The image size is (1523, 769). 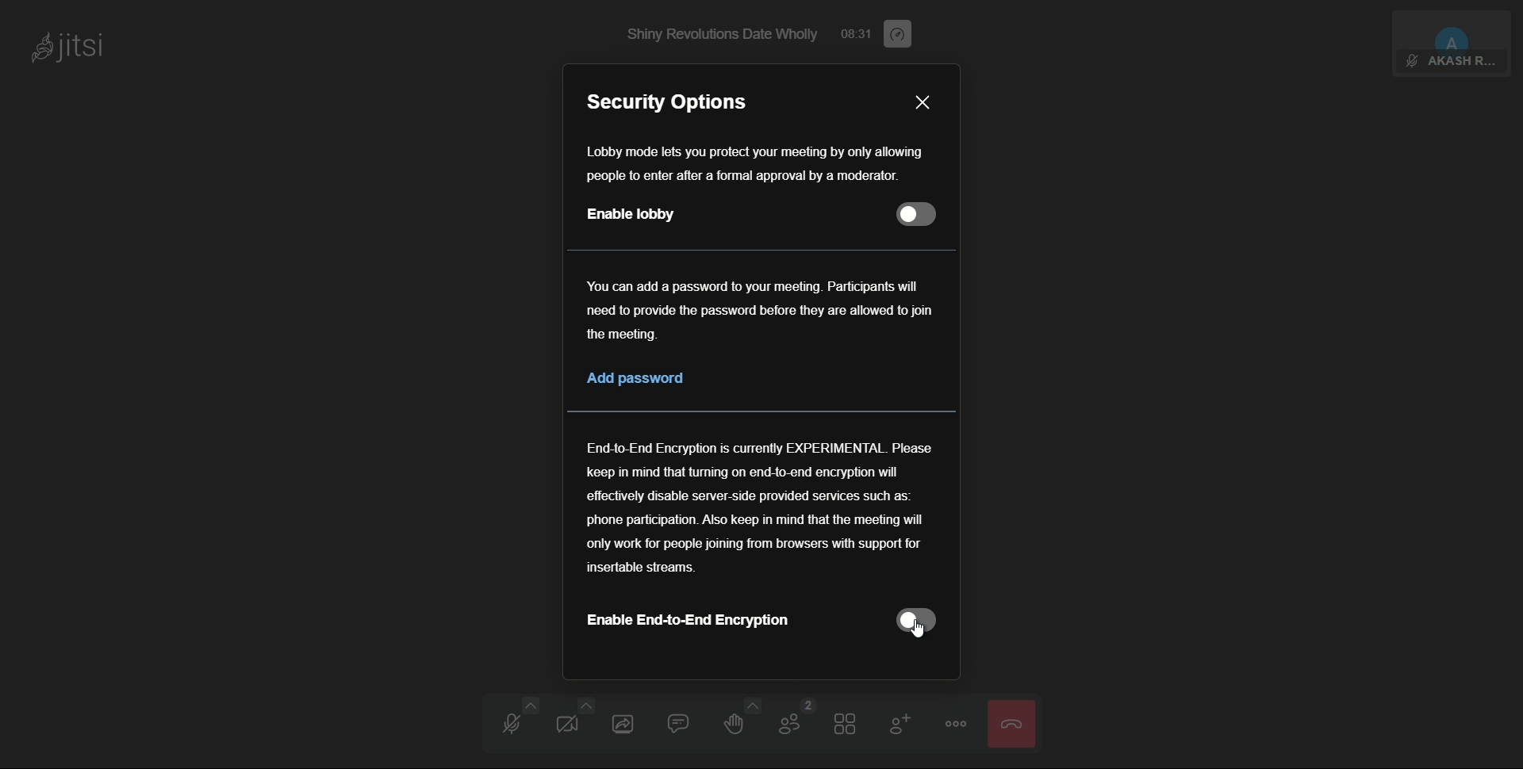 I want to click on , so click(x=737, y=721).